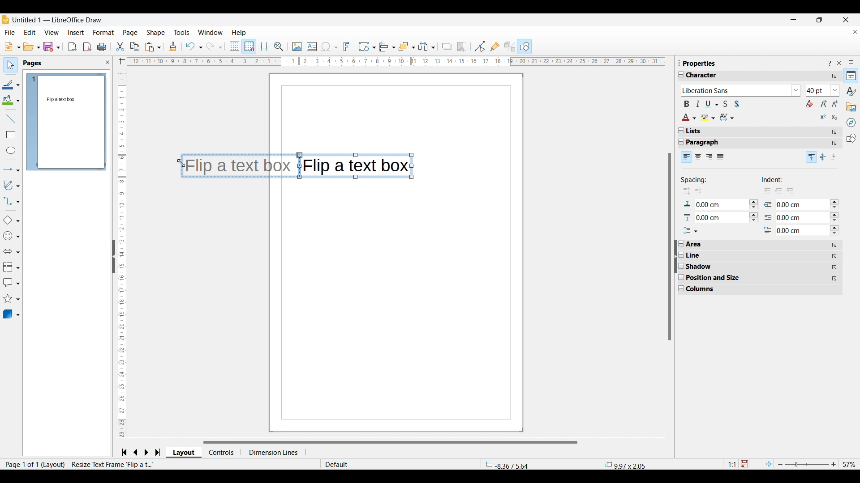  What do you see at coordinates (11, 119) in the screenshot?
I see `Insert line` at bounding box center [11, 119].